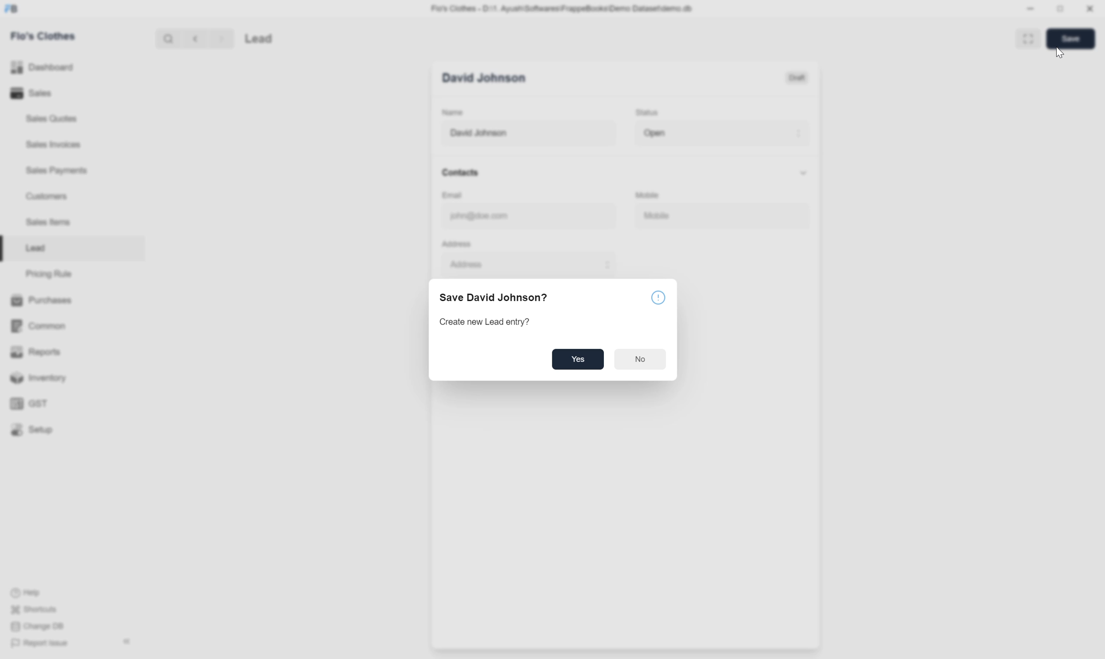  Describe the element at coordinates (487, 78) in the screenshot. I see `David Johnson` at that location.